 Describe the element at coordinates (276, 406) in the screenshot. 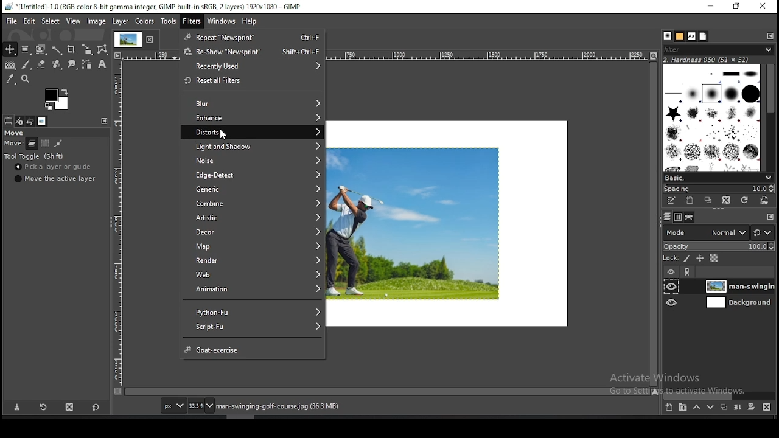

I see `man-swinging-golf-course.jpg (36.3 MB)` at that location.